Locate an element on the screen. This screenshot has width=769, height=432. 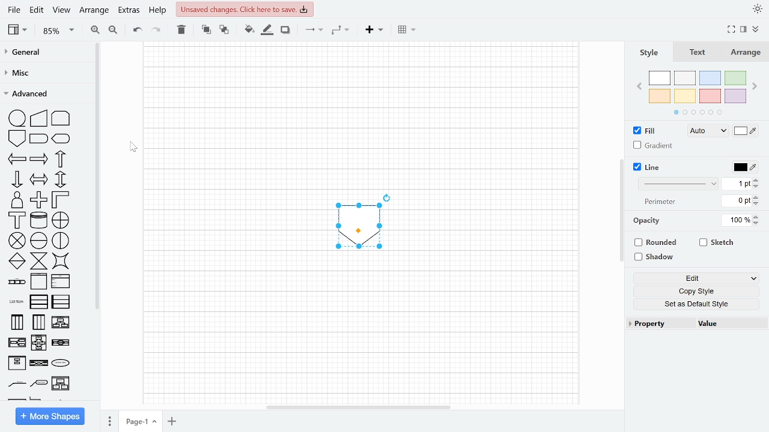
View is located at coordinates (19, 29).